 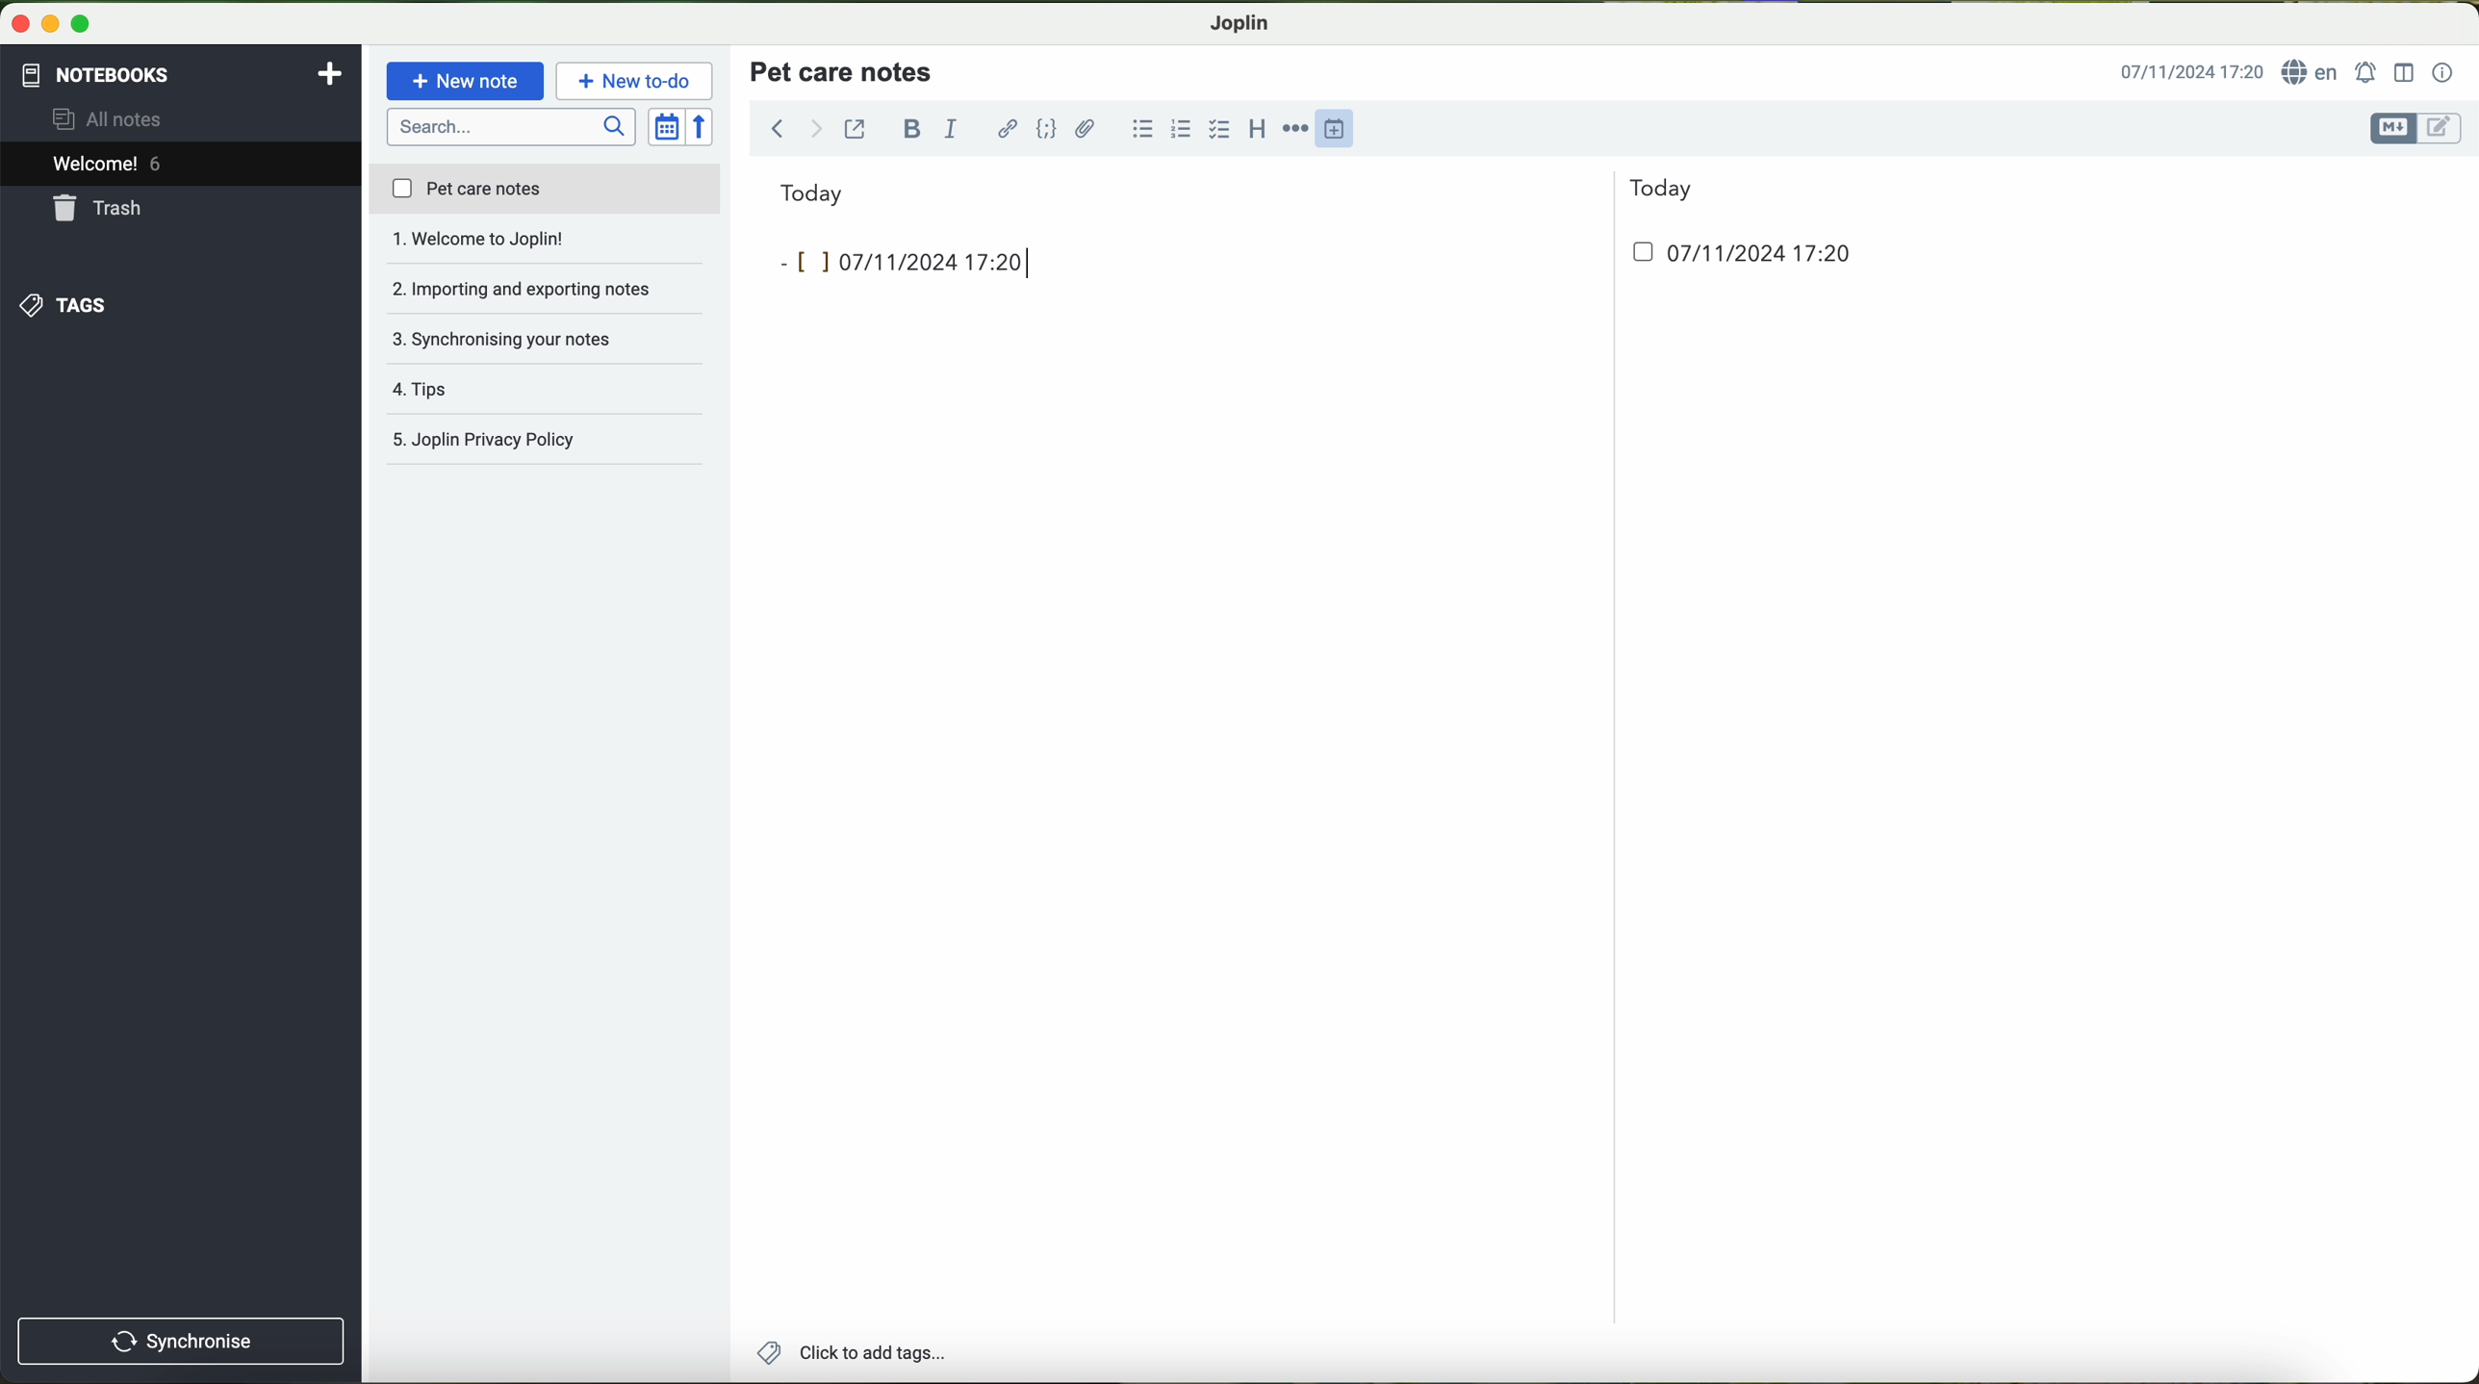 I want to click on numbered list, so click(x=1179, y=129).